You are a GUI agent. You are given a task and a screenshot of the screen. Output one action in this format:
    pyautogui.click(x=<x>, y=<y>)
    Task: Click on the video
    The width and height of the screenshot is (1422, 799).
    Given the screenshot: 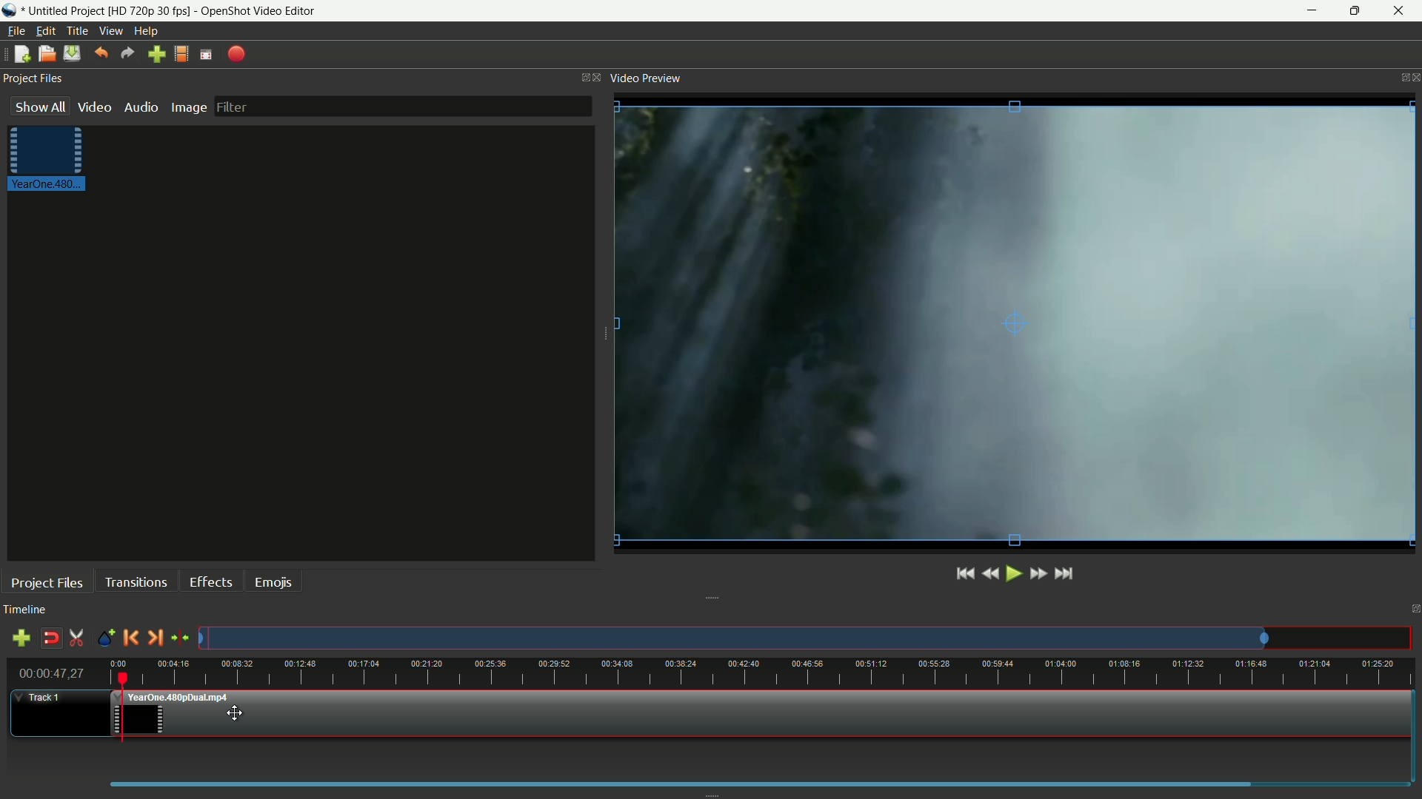 What is the action you would take?
    pyautogui.click(x=95, y=107)
    